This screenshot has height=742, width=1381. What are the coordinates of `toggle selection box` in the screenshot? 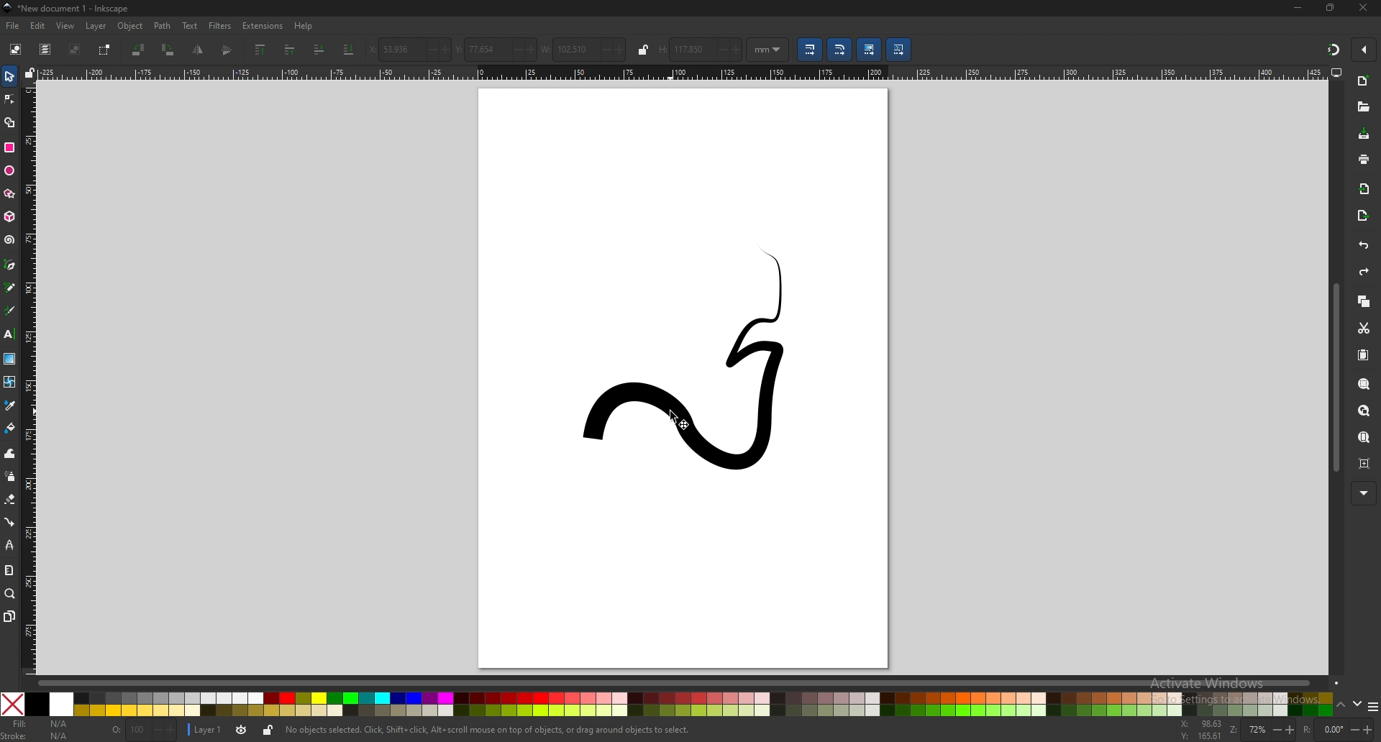 It's located at (105, 50).